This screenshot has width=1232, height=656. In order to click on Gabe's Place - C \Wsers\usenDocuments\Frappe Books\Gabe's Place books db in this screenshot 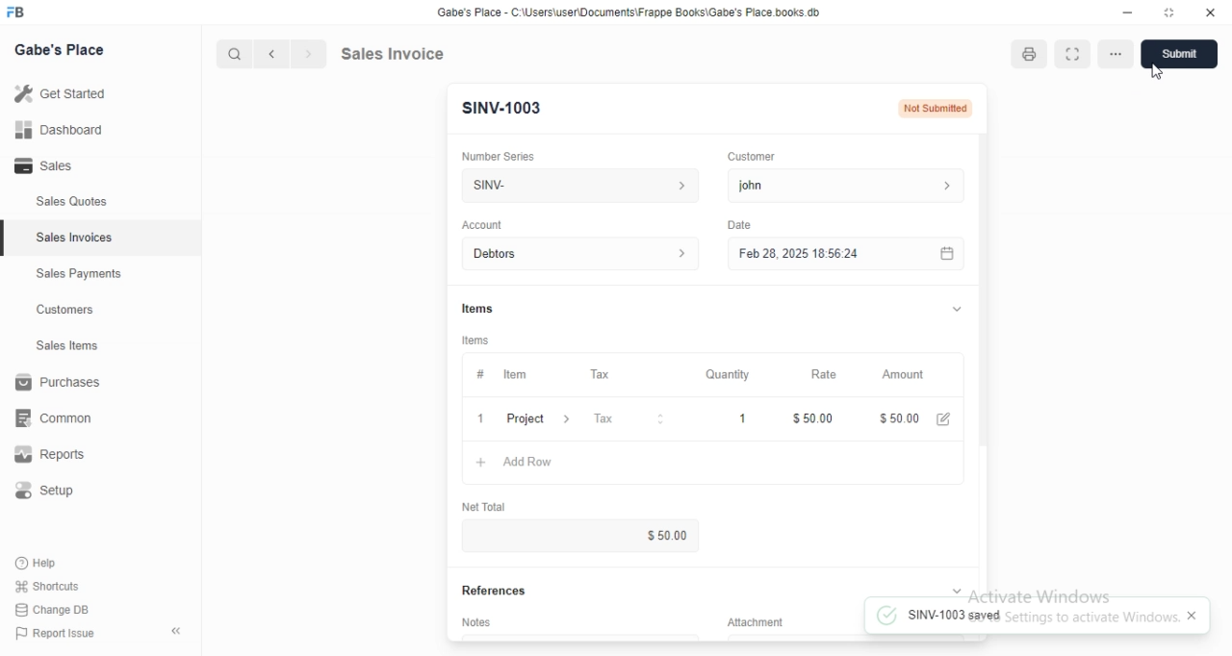, I will do `click(633, 15)`.